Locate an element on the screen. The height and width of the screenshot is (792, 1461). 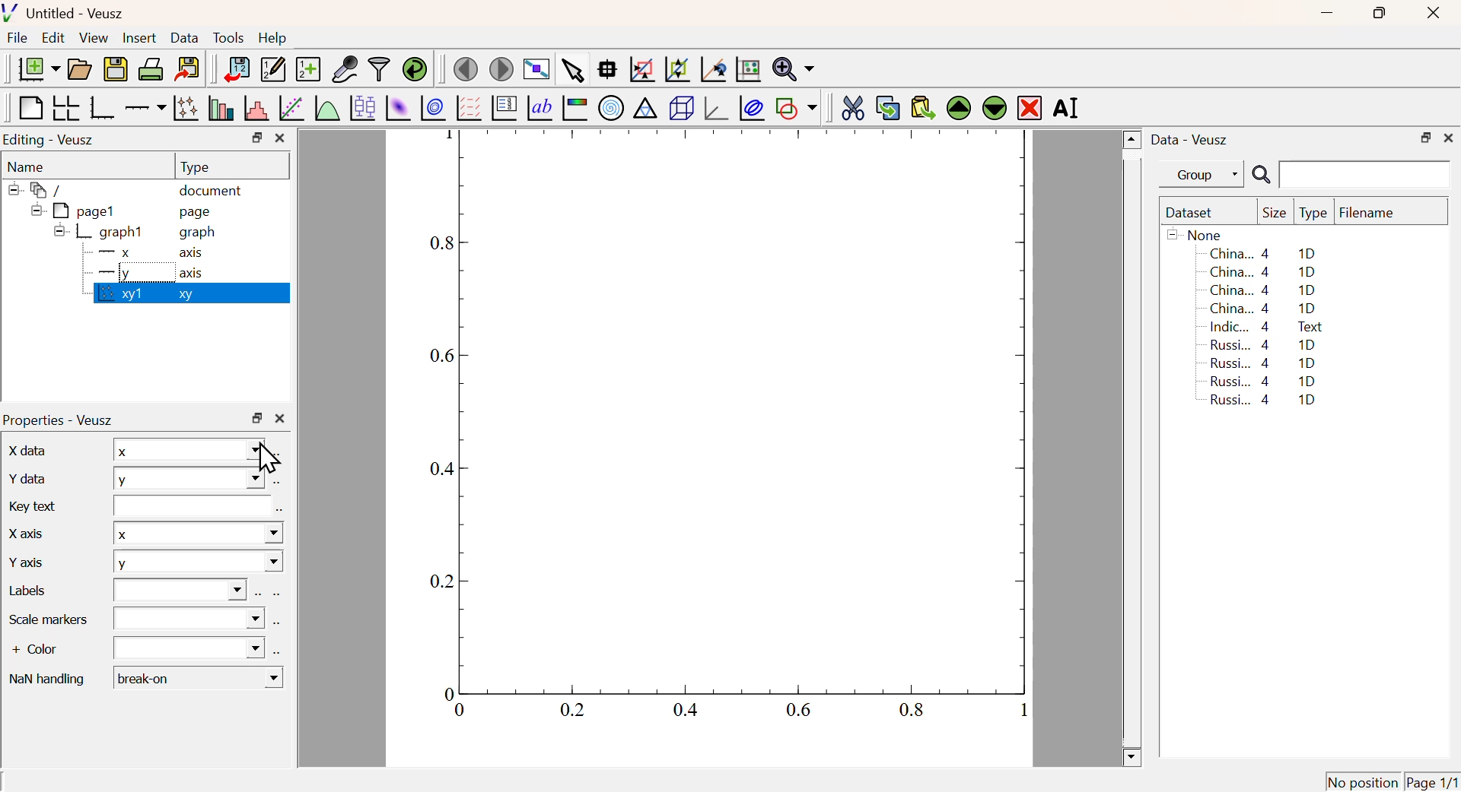
Search is located at coordinates (1261, 176).